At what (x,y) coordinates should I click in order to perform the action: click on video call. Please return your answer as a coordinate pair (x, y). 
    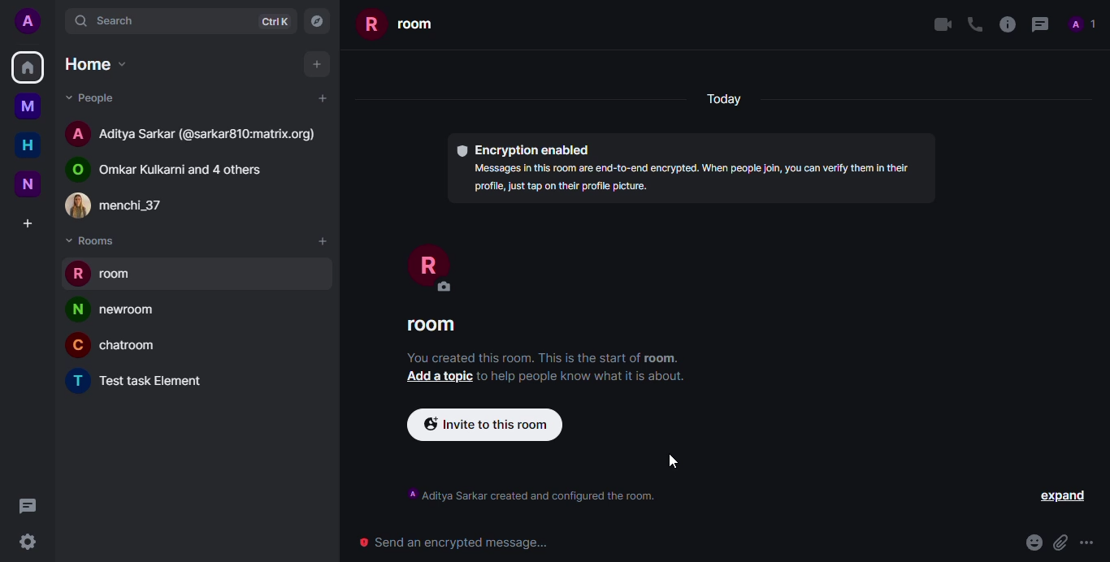
    Looking at the image, I should click on (939, 25).